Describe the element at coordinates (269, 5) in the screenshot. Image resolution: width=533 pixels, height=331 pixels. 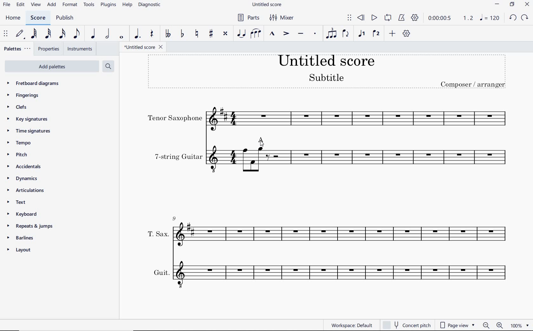
I see `FILE NAME` at that location.